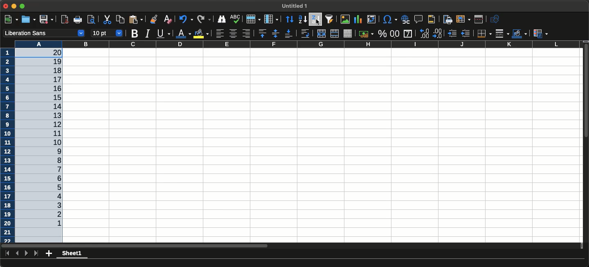 This screenshot has height=267, width=589. What do you see at coordinates (136, 19) in the screenshot?
I see `Paste` at bounding box center [136, 19].